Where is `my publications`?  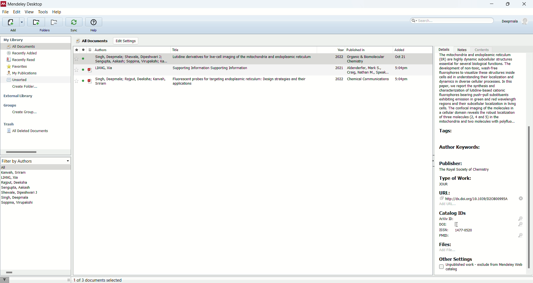
my publications is located at coordinates (22, 73).